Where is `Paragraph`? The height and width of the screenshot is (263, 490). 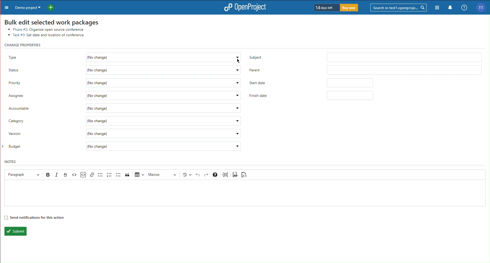
Paragraph is located at coordinates (22, 174).